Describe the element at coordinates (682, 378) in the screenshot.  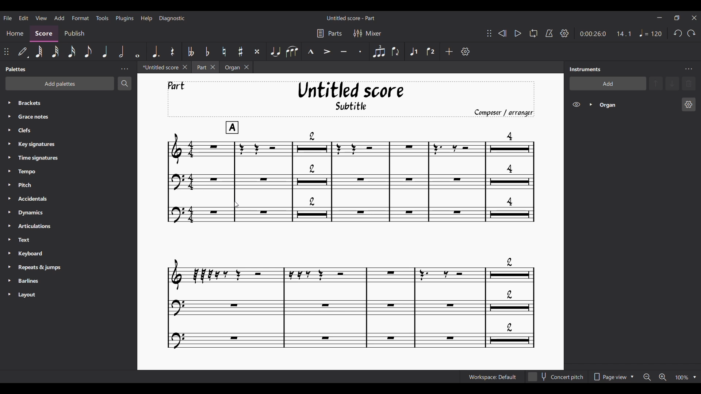
I see `Current zoom factor ` at that location.